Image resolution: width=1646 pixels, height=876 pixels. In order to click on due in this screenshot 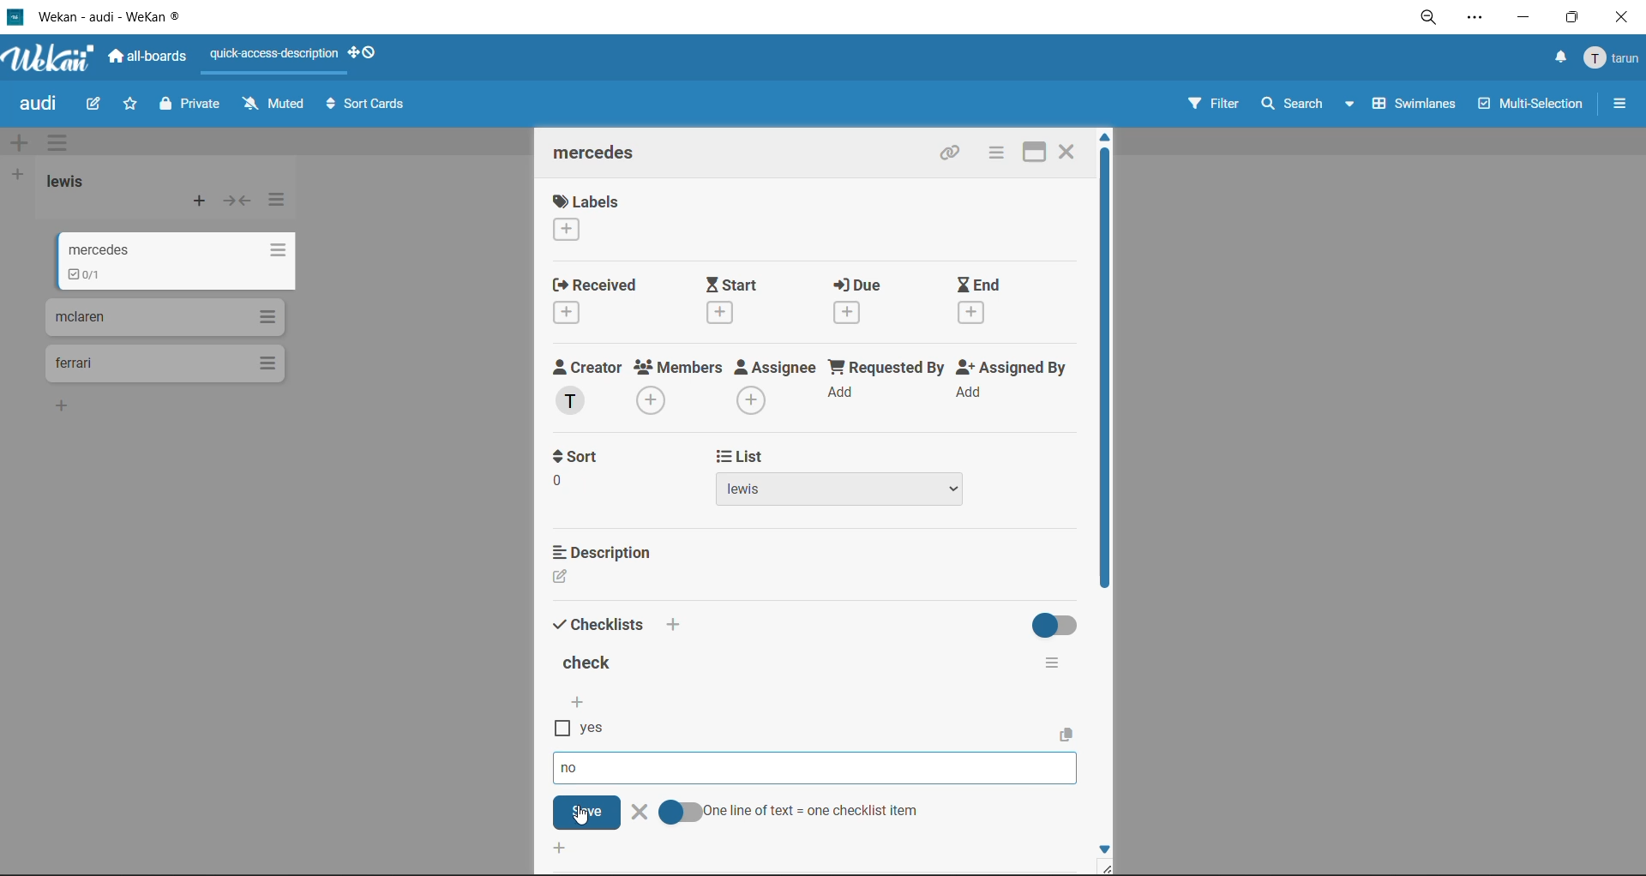, I will do `click(869, 304)`.